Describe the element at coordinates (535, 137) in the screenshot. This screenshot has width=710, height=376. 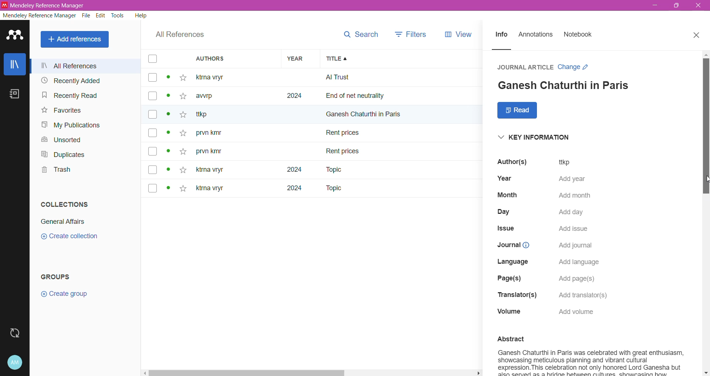
I see `Key Information` at that location.